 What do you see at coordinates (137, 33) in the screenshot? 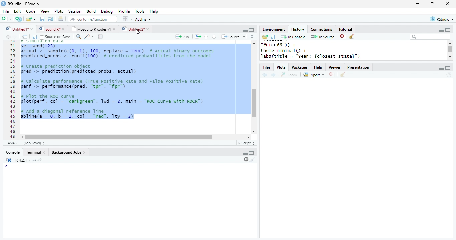
I see `cursor` at bounding box center [137, 33].